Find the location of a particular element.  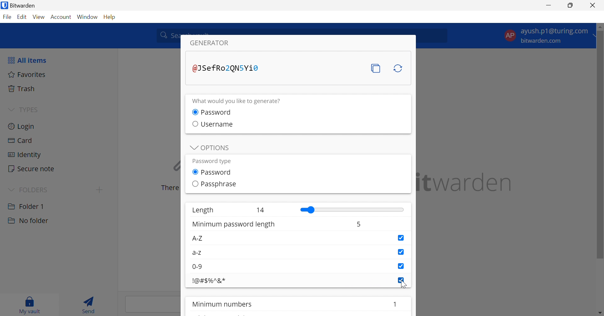

Card is located at coordinates (20, 141).